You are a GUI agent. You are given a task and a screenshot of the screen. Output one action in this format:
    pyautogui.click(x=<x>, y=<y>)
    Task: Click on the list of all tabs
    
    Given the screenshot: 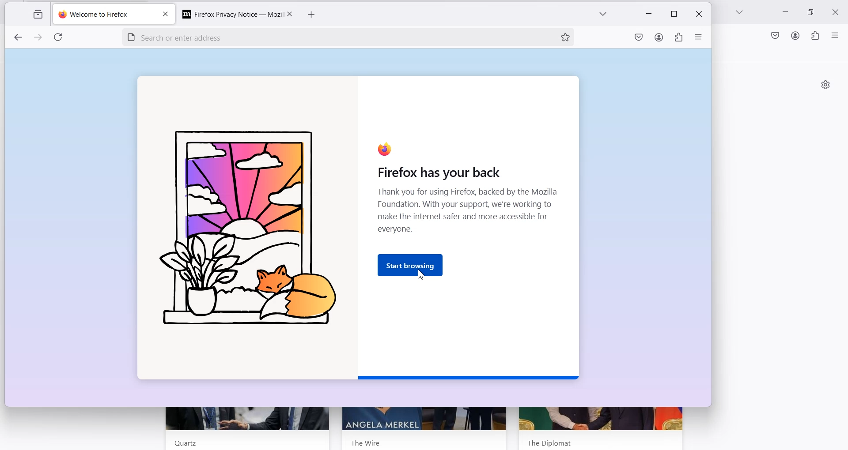 What is the action you would take?
    pyautogui.click(x=602, y=15)
    